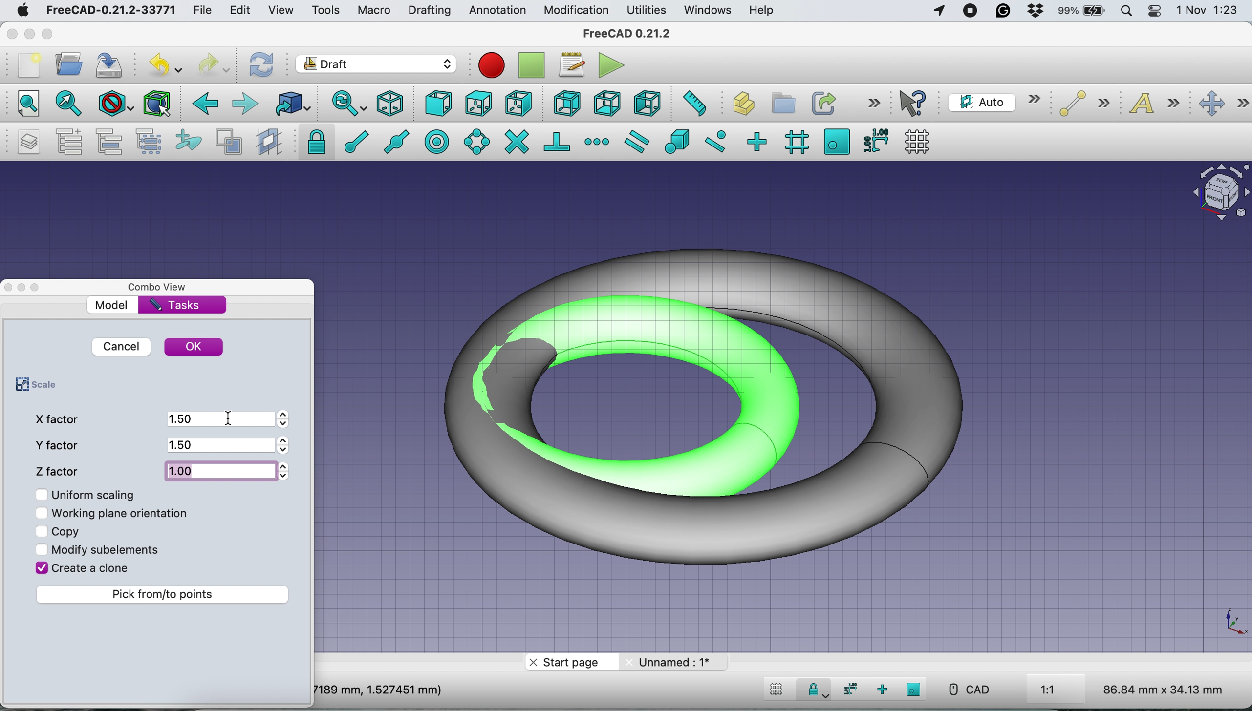  Describe the element at coordinates (164, 288) in the screenshot. I see `combo view` at that location.